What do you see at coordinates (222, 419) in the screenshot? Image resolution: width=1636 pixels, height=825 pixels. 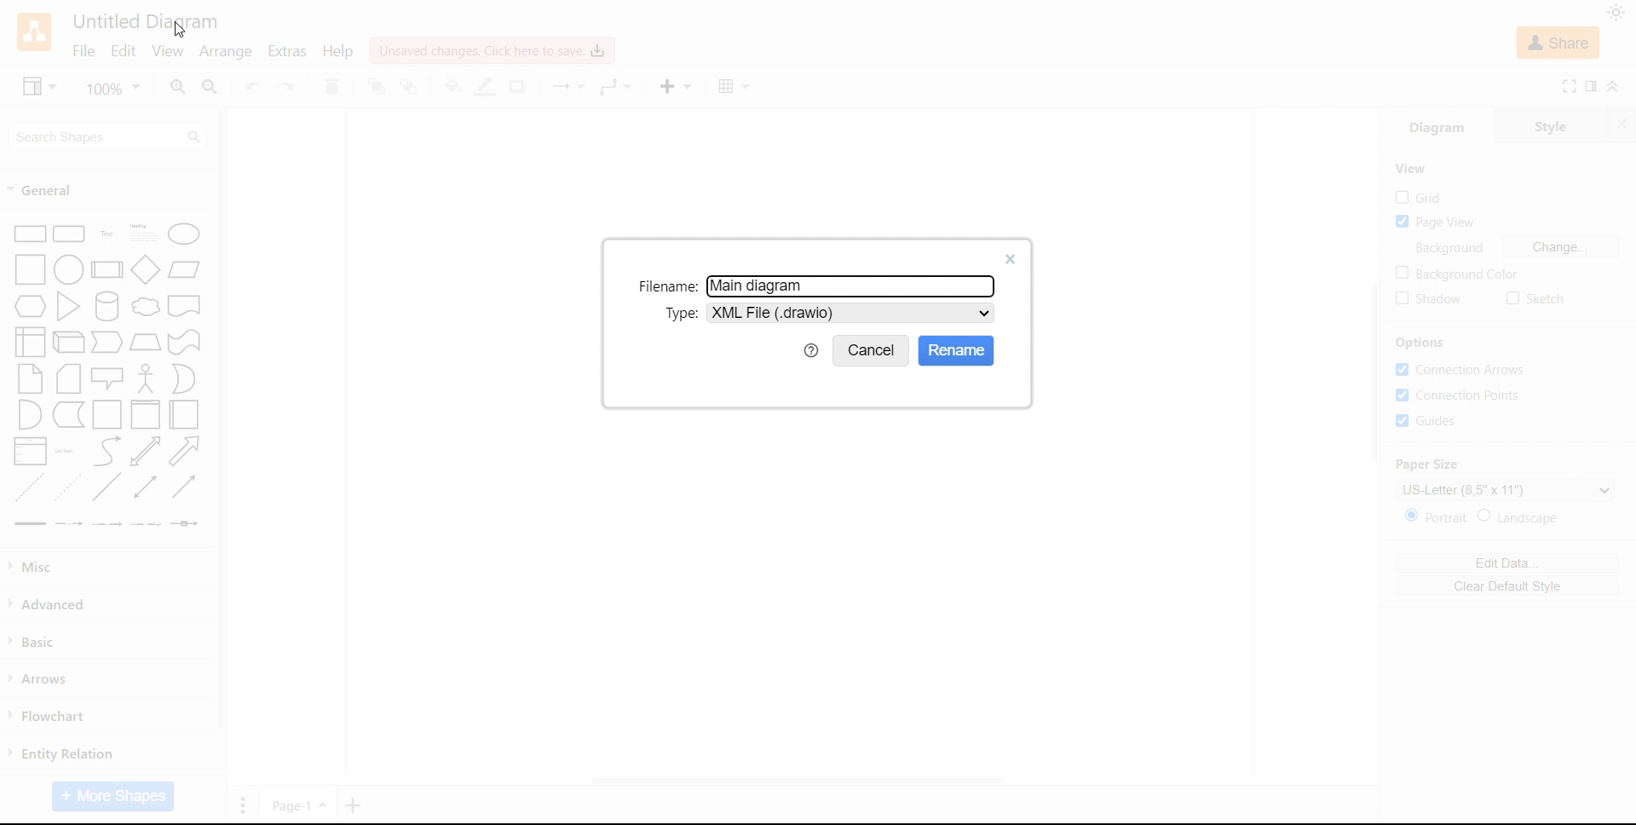 I see `Scroll bar ` at bounding box center [222, 419].